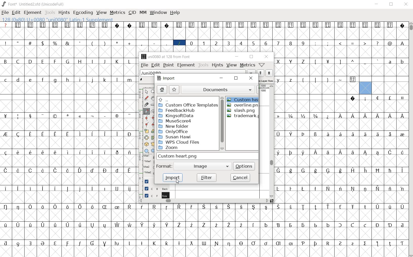 The image size is (413, 257). I want to click on glyph, so click(30, 25).